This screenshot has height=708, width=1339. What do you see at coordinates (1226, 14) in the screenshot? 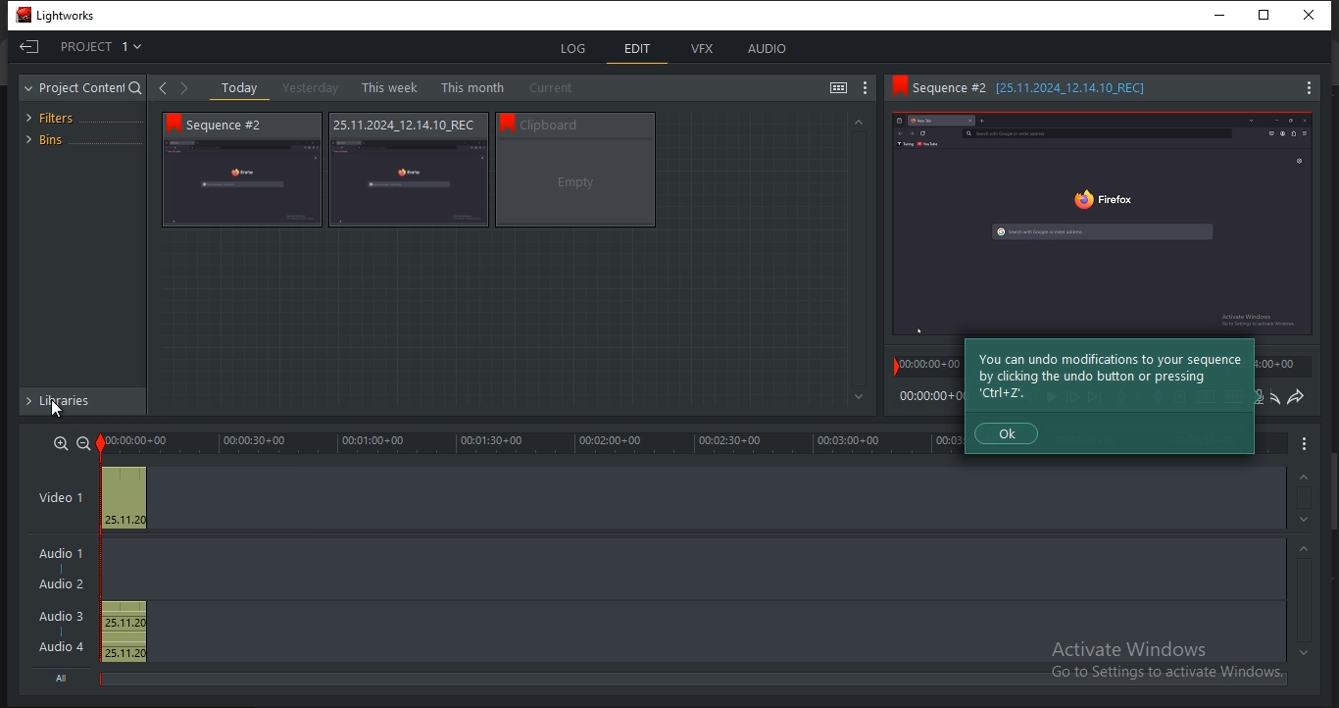
I see `minimize` at bounding box center [1226, 14].